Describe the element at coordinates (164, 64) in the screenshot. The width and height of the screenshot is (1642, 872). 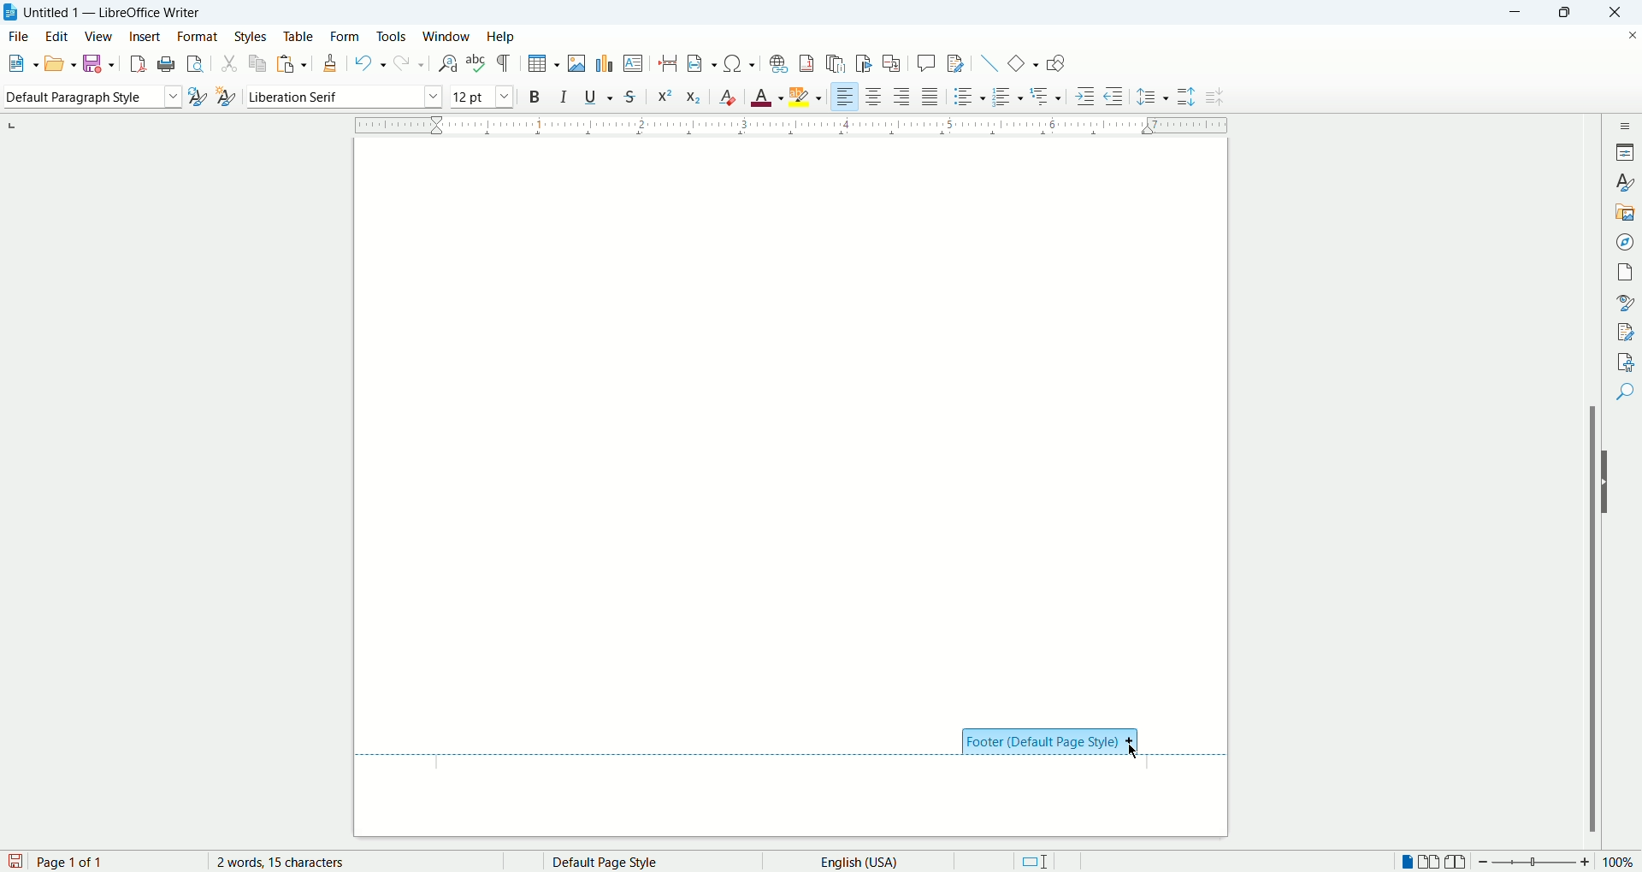
I see `print` at that location.